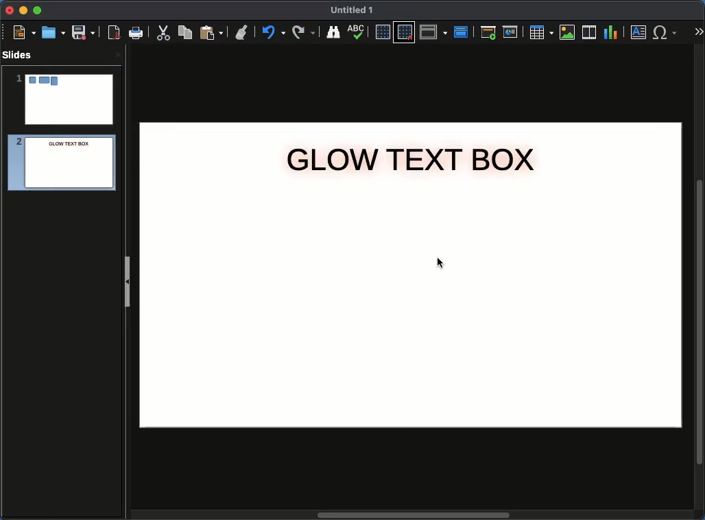 The image size is (705, 520). I want to click on Paste, so click(211, 32).